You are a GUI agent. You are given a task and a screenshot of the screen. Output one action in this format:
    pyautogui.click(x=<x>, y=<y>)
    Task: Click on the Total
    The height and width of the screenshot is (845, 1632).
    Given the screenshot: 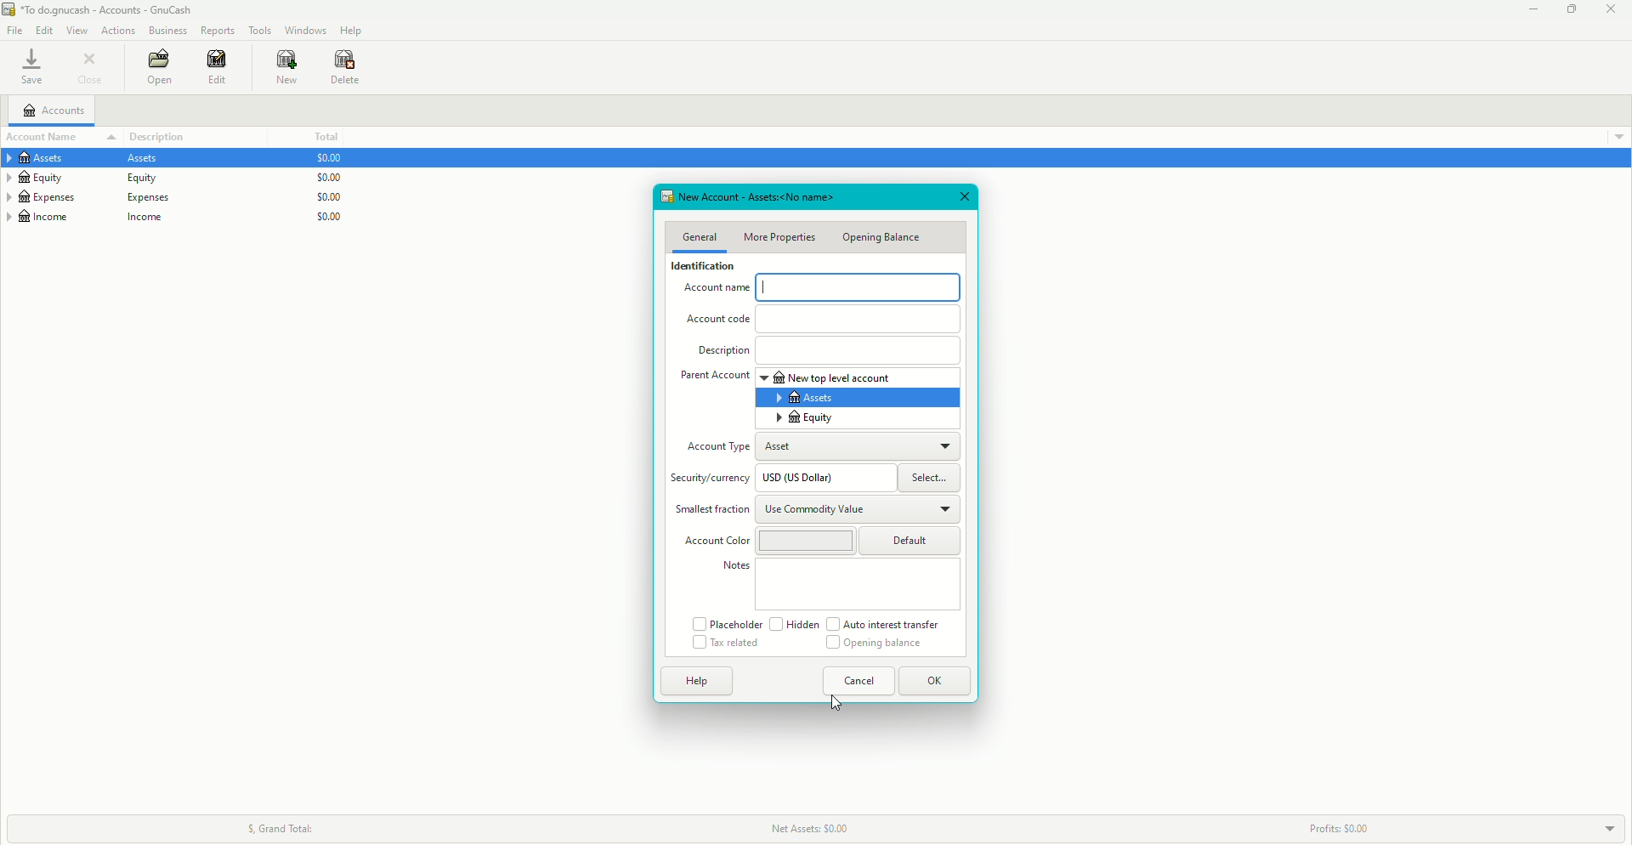 What is the action you would take?
    pyautogui.click(x=324, y=137)
    